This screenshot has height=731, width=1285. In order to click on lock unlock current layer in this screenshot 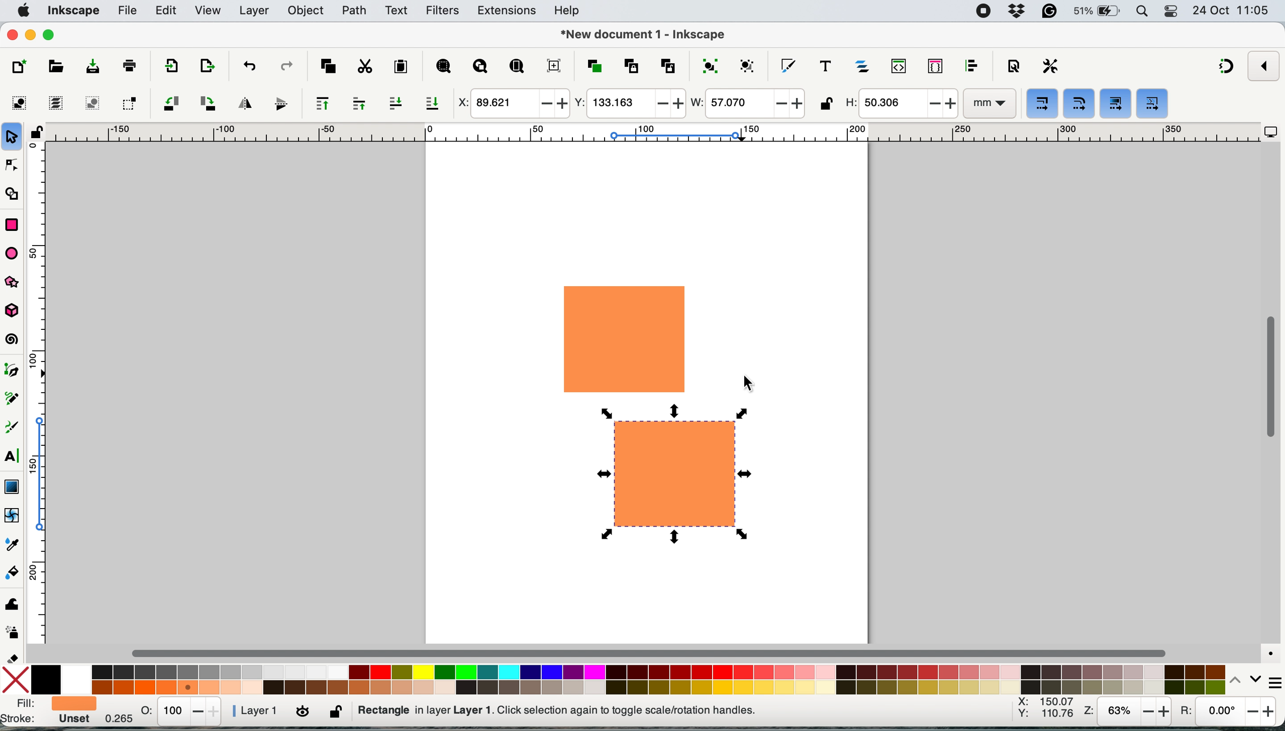, I will do `click(338, 714)`.